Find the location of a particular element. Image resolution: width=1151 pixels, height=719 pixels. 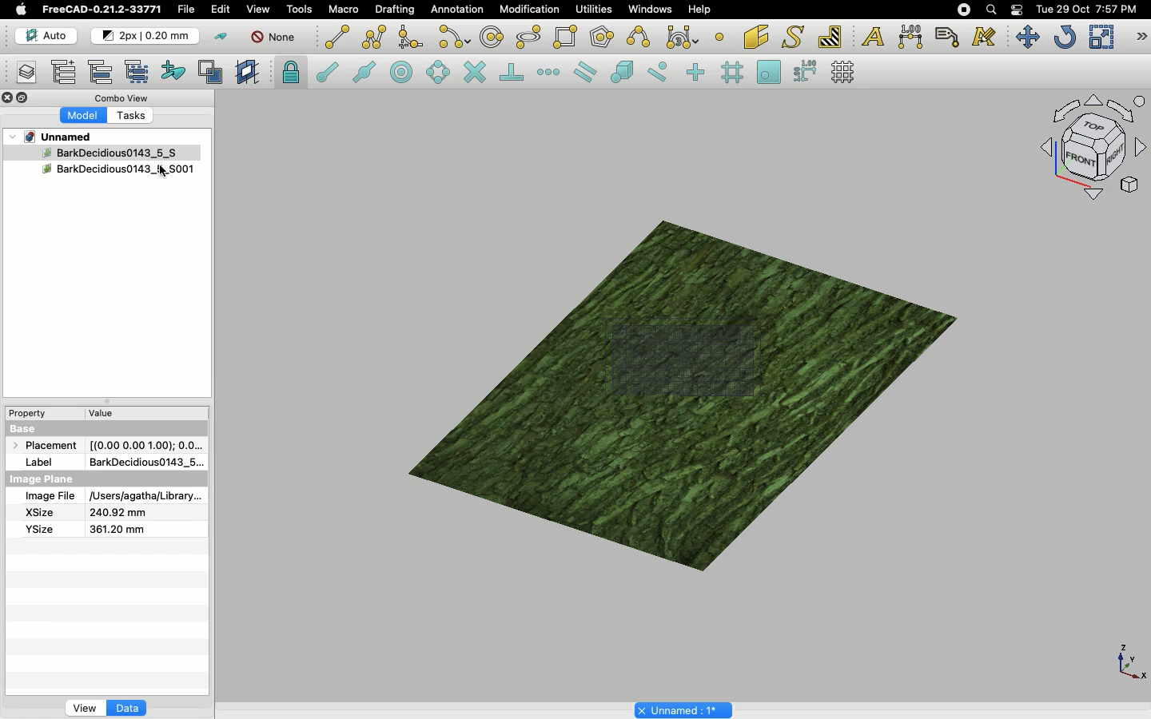

Toggle grid is located at coordinates (844, 72).